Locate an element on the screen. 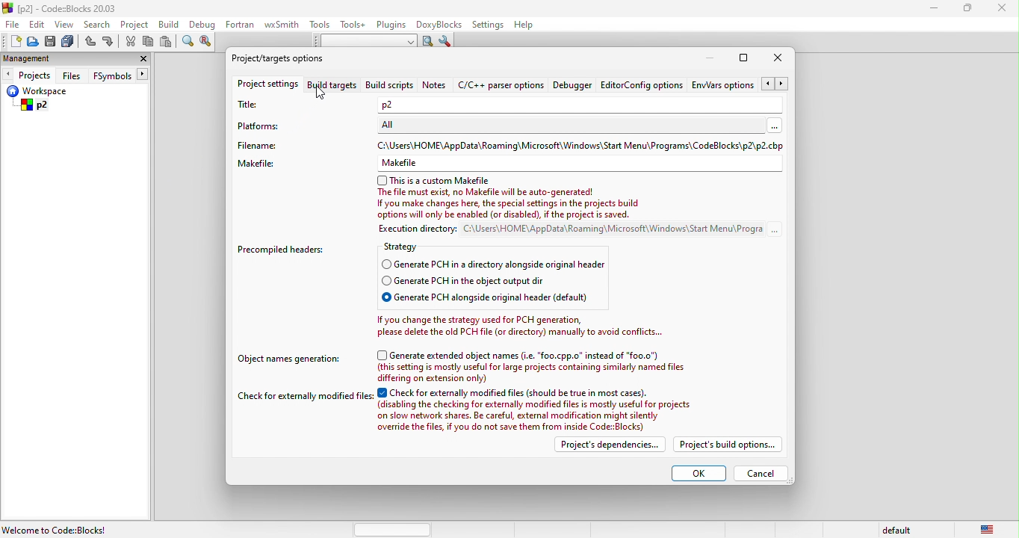 The image size is (1019, 538). (this setting is mostly useful for large projects containing similarly named files
differing on extension only) is located at coordinates (546, 374).